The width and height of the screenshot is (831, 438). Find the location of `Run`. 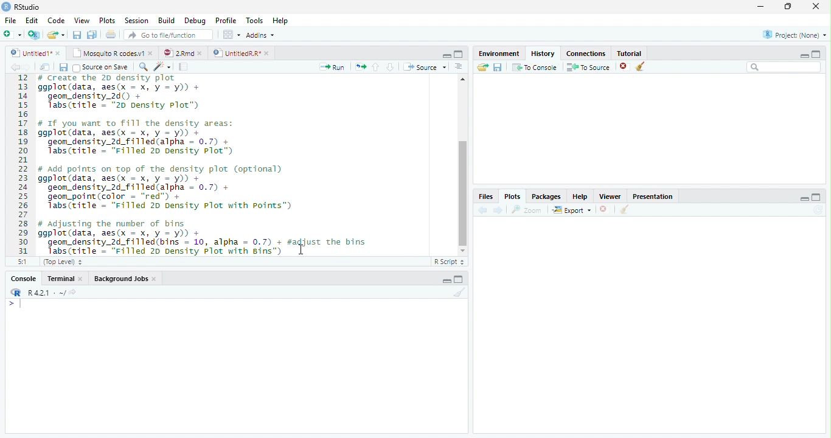

Run is located at coordinates (330, 68).